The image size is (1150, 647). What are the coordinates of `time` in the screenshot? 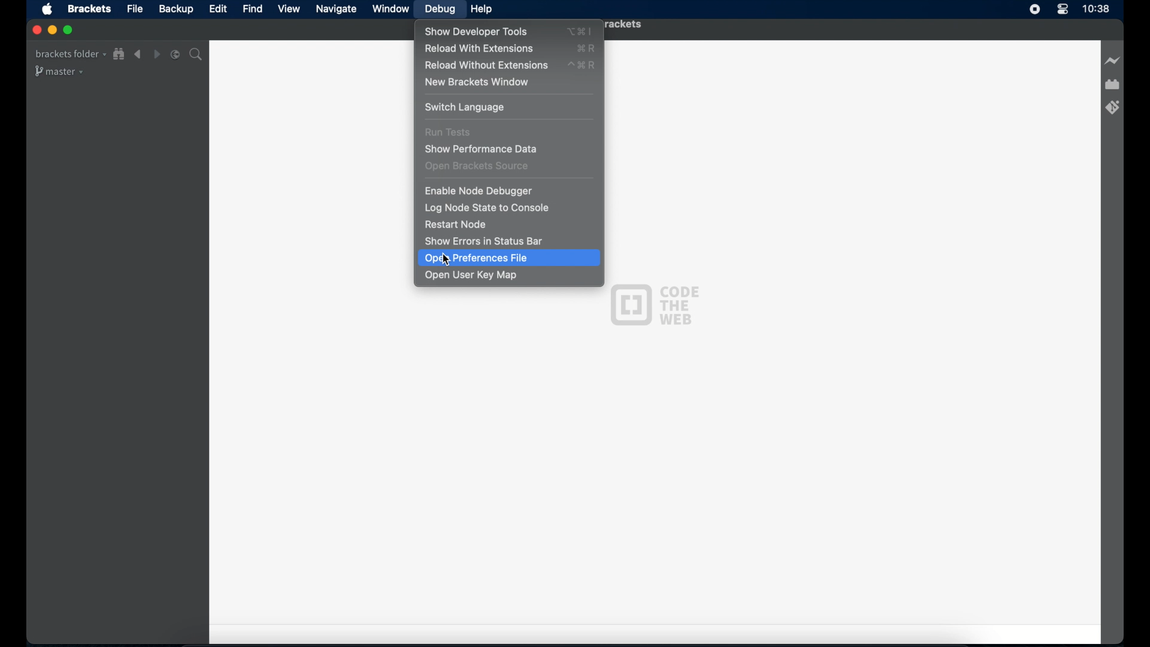 It's located at (1096, 8).